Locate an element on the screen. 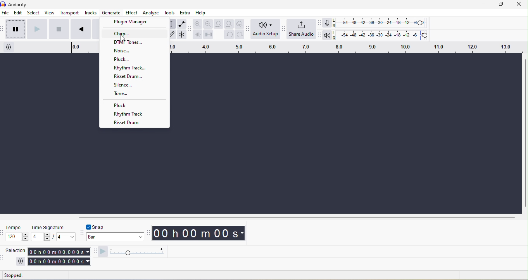  skip to start is located at coordinates (79, 29).